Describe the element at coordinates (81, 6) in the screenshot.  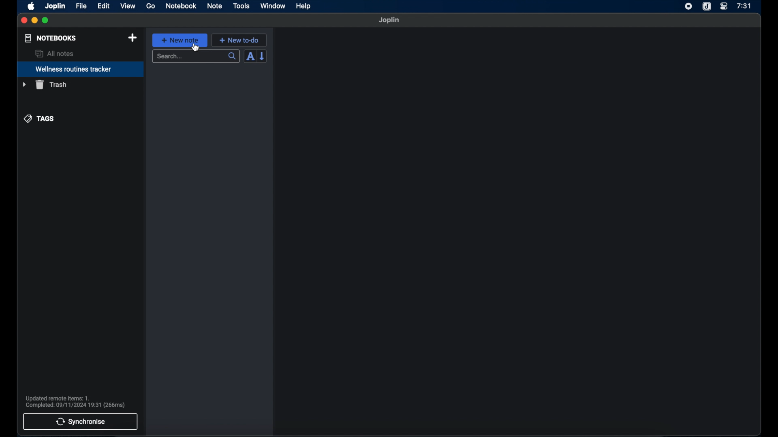
I see `file` at that location.